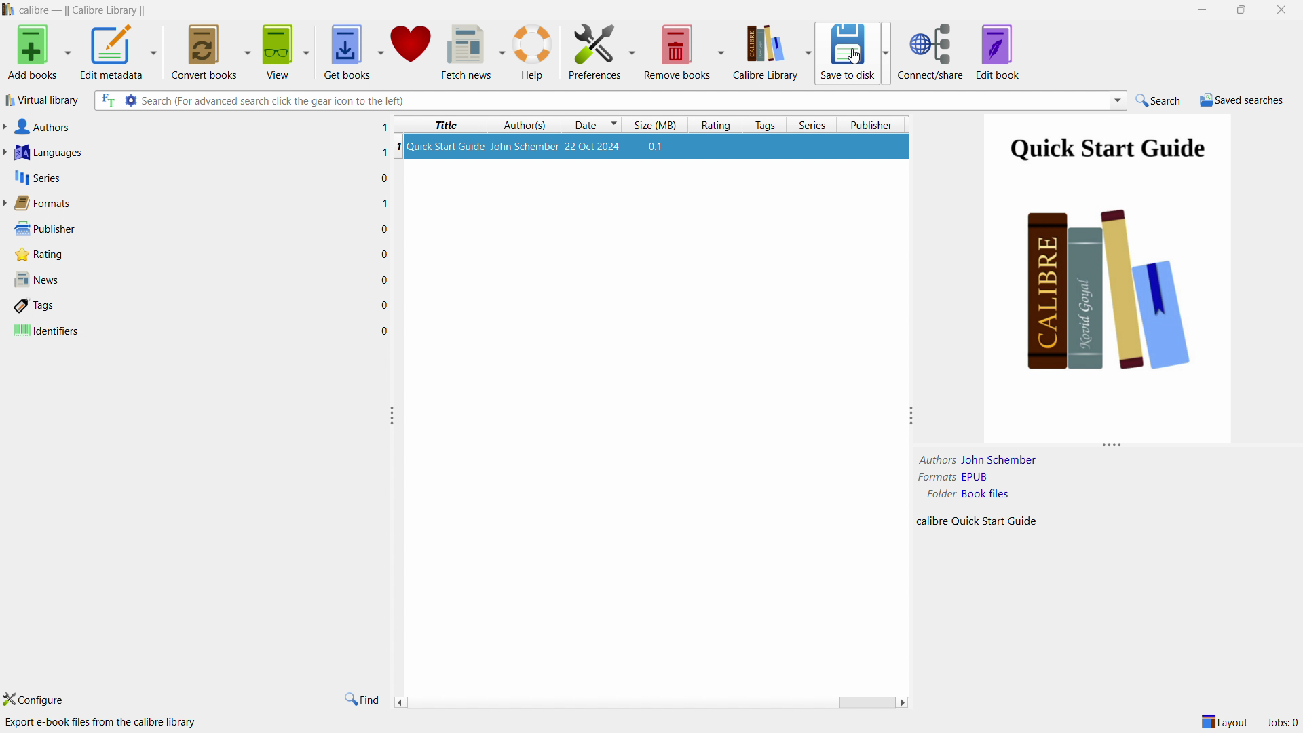  What do you see at coordinates (1279, 9) in the screenshot?
I see `close` at bounding box center [1279, 9].